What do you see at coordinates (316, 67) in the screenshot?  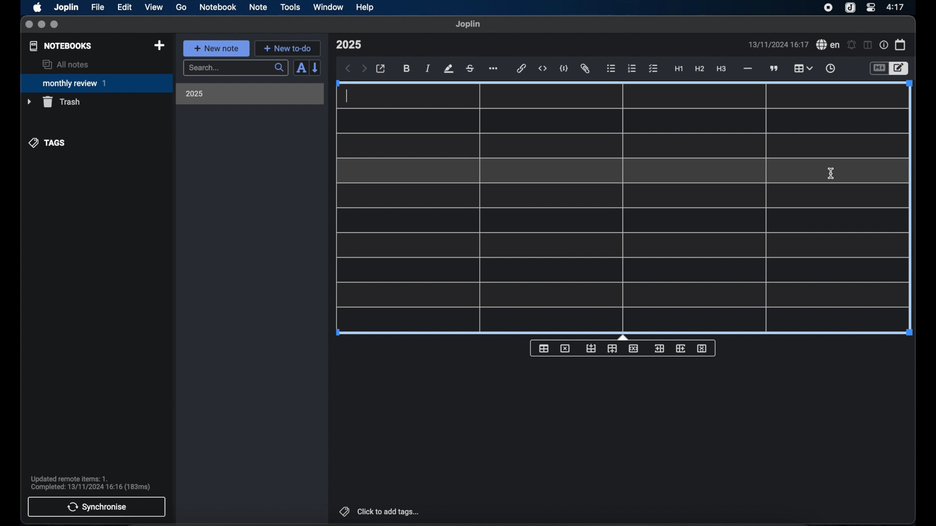 I see `reverse sort order` at bounding box center [316, 67].